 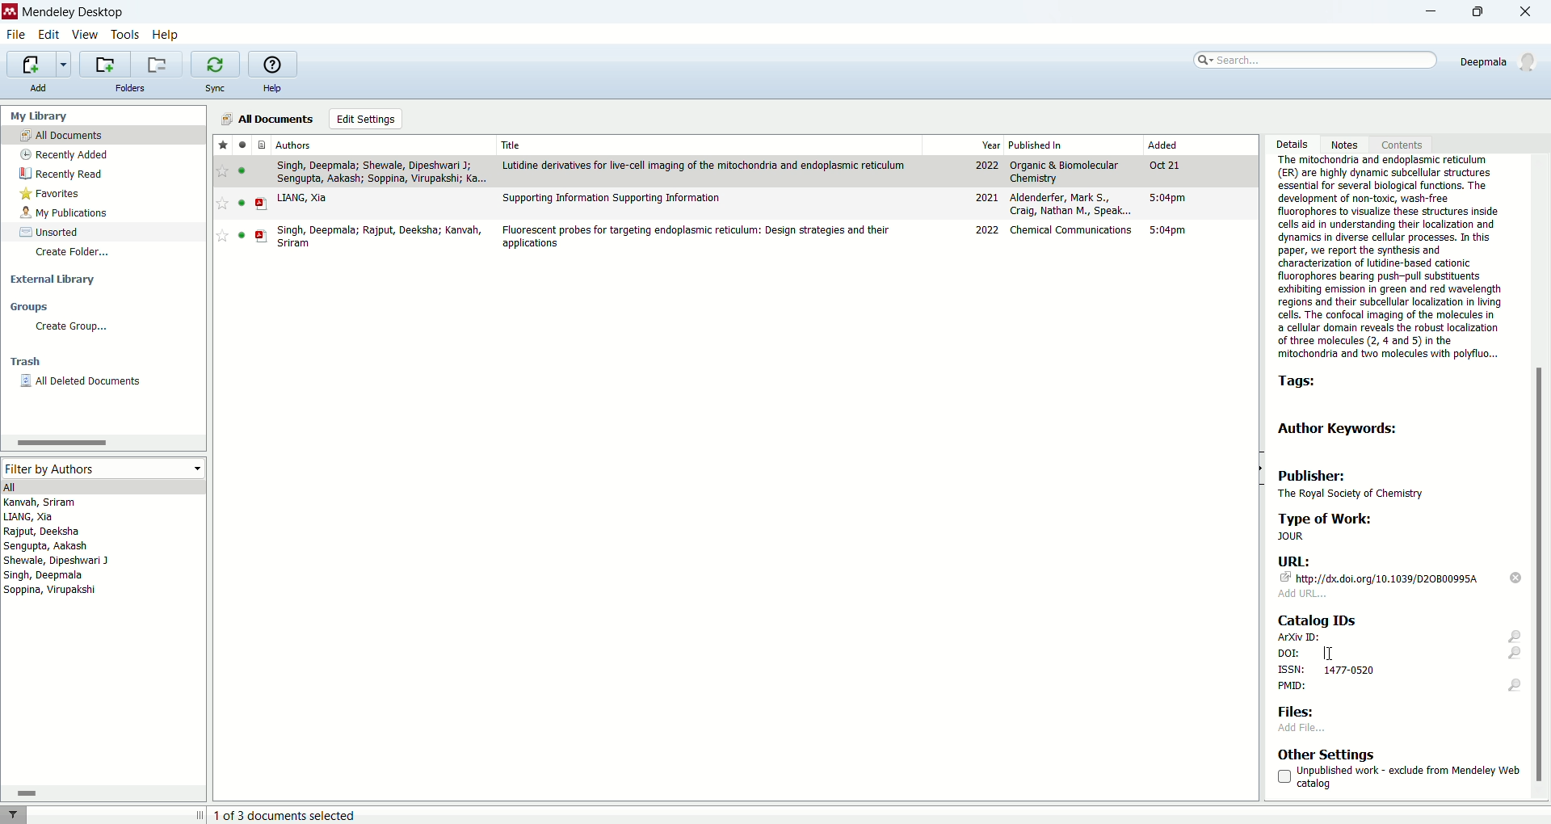 What do you see at coordinates (29, 306) in the screenshot?
I see `groups` at bounding box center [29, 306].